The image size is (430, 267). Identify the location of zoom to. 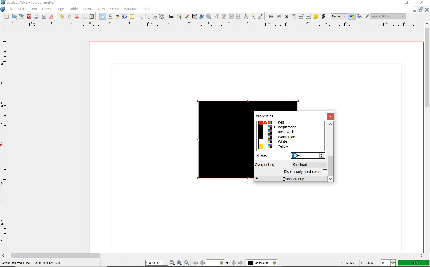
(179, 263).